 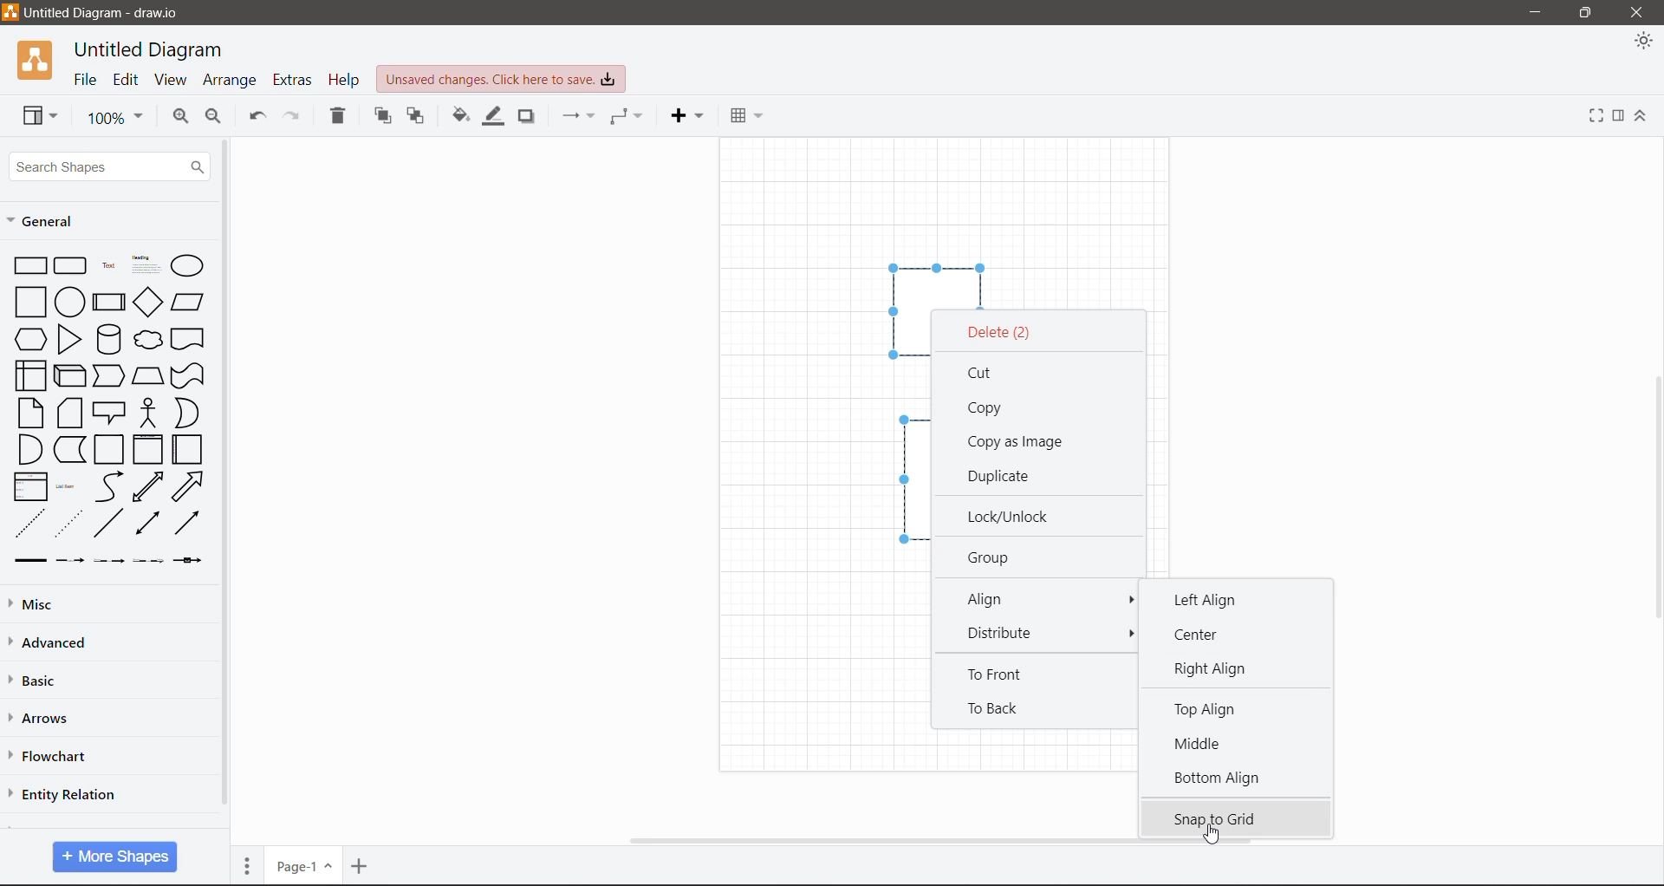 I want to click on Line Color, so click(x=492, y=118).